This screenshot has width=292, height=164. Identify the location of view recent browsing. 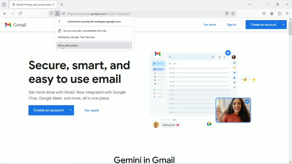
(5, 4).